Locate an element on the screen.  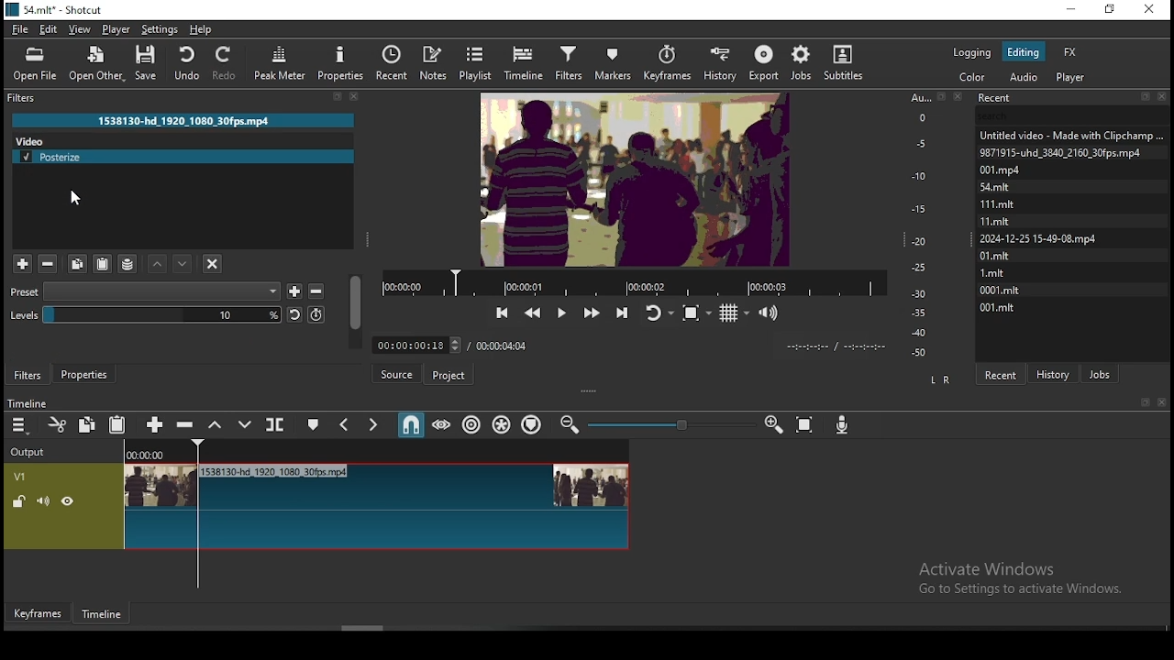
player is located at coordinates (115, 30).